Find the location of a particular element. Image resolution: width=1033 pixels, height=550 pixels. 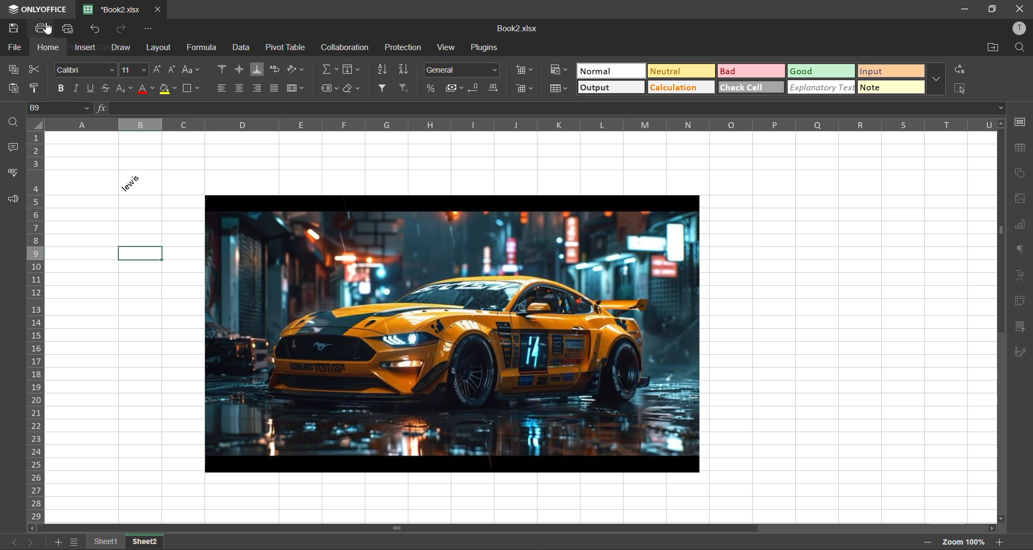

copy style is located at coordinates (37, 88).